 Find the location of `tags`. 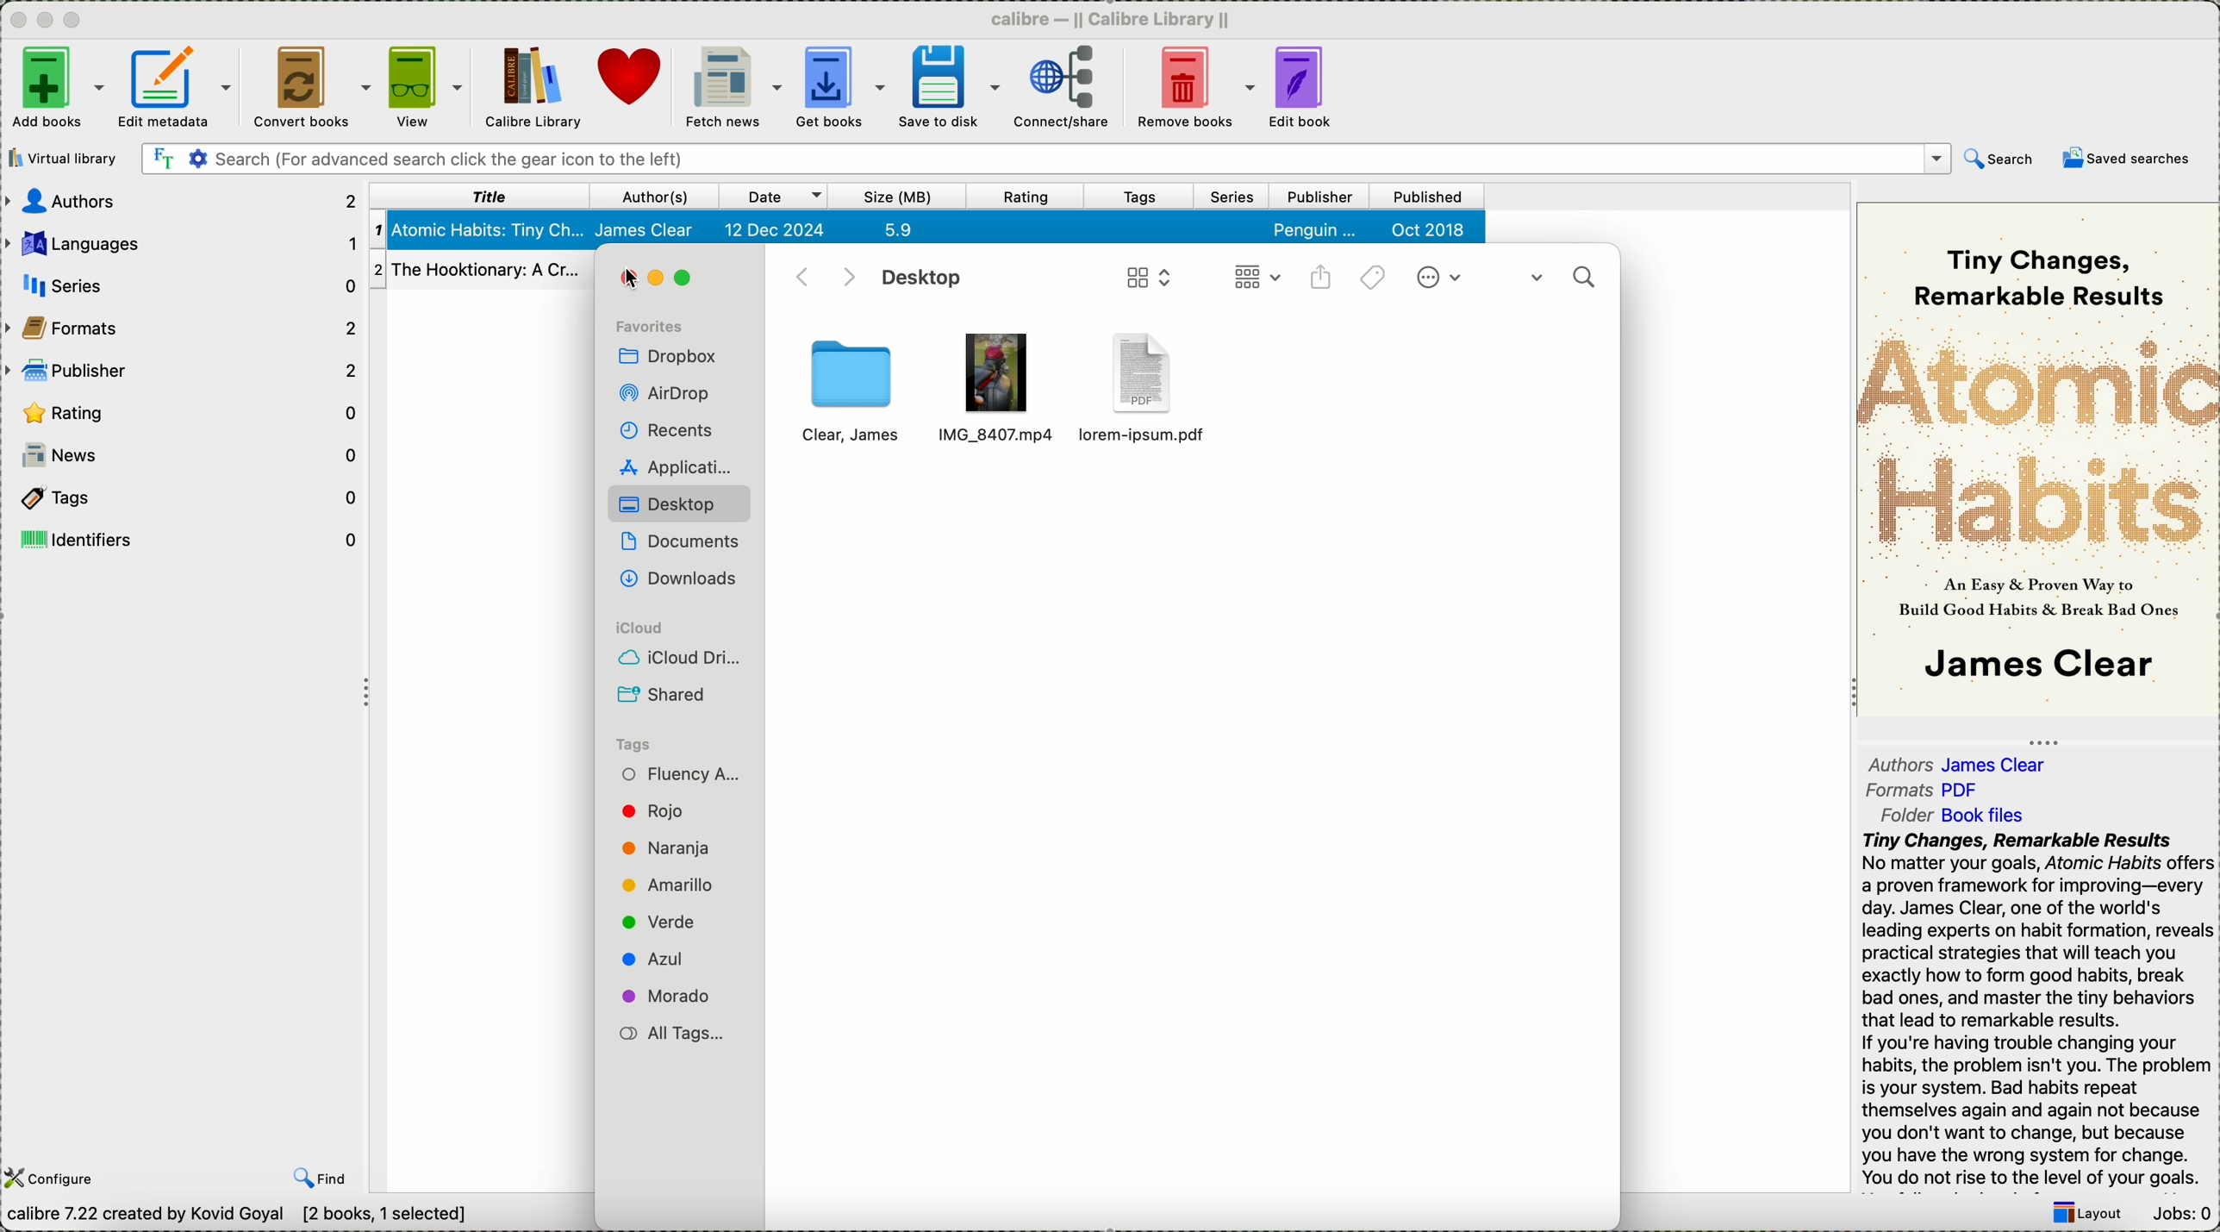

tags is located at coordinates (1143, 197).